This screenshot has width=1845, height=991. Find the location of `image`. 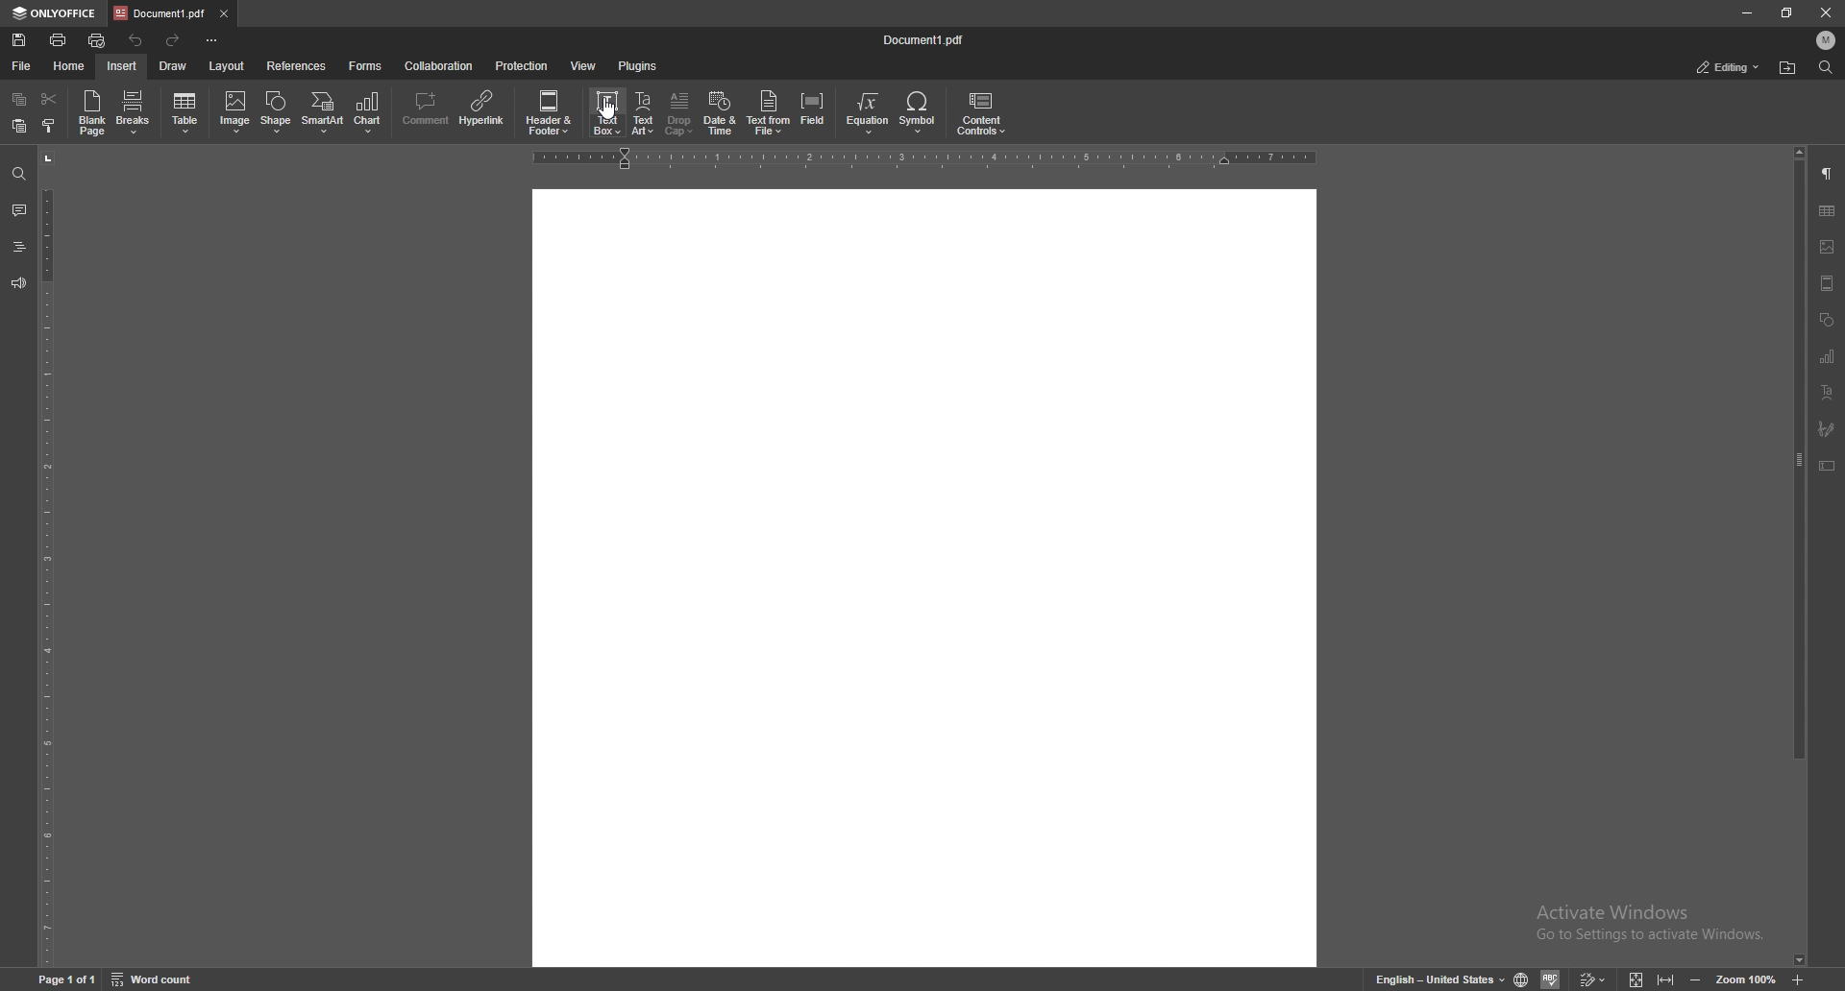

image is located at coordinates (1829, 247).